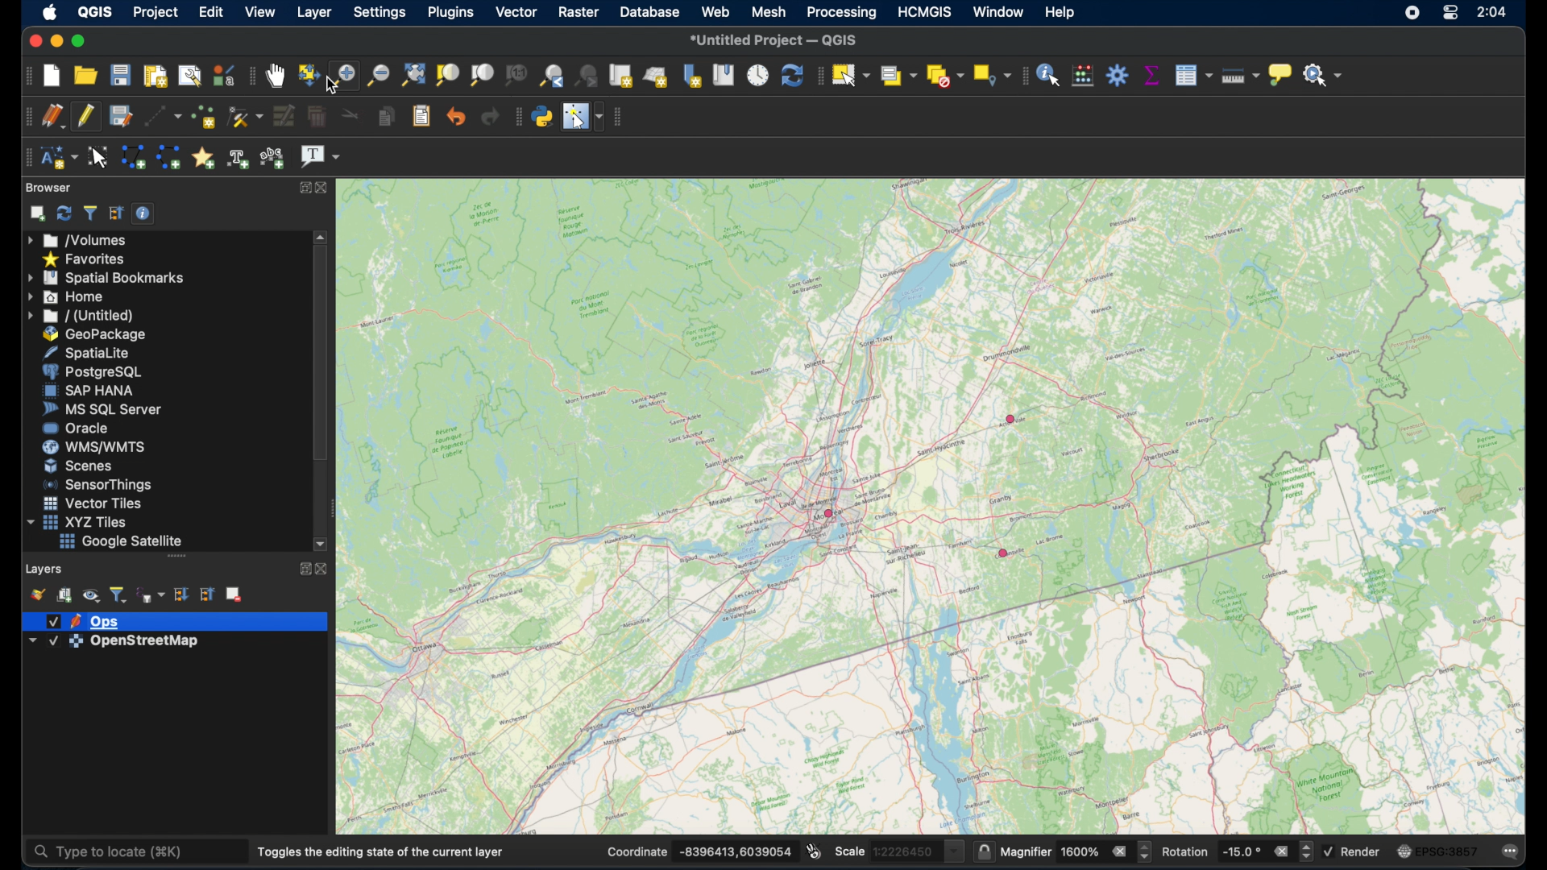 The height and width of the screenshot is (870, 1547). What do you see at coordinates (579, 12) in the screenshot?
I see `raster` at bounding box center [579, 12].